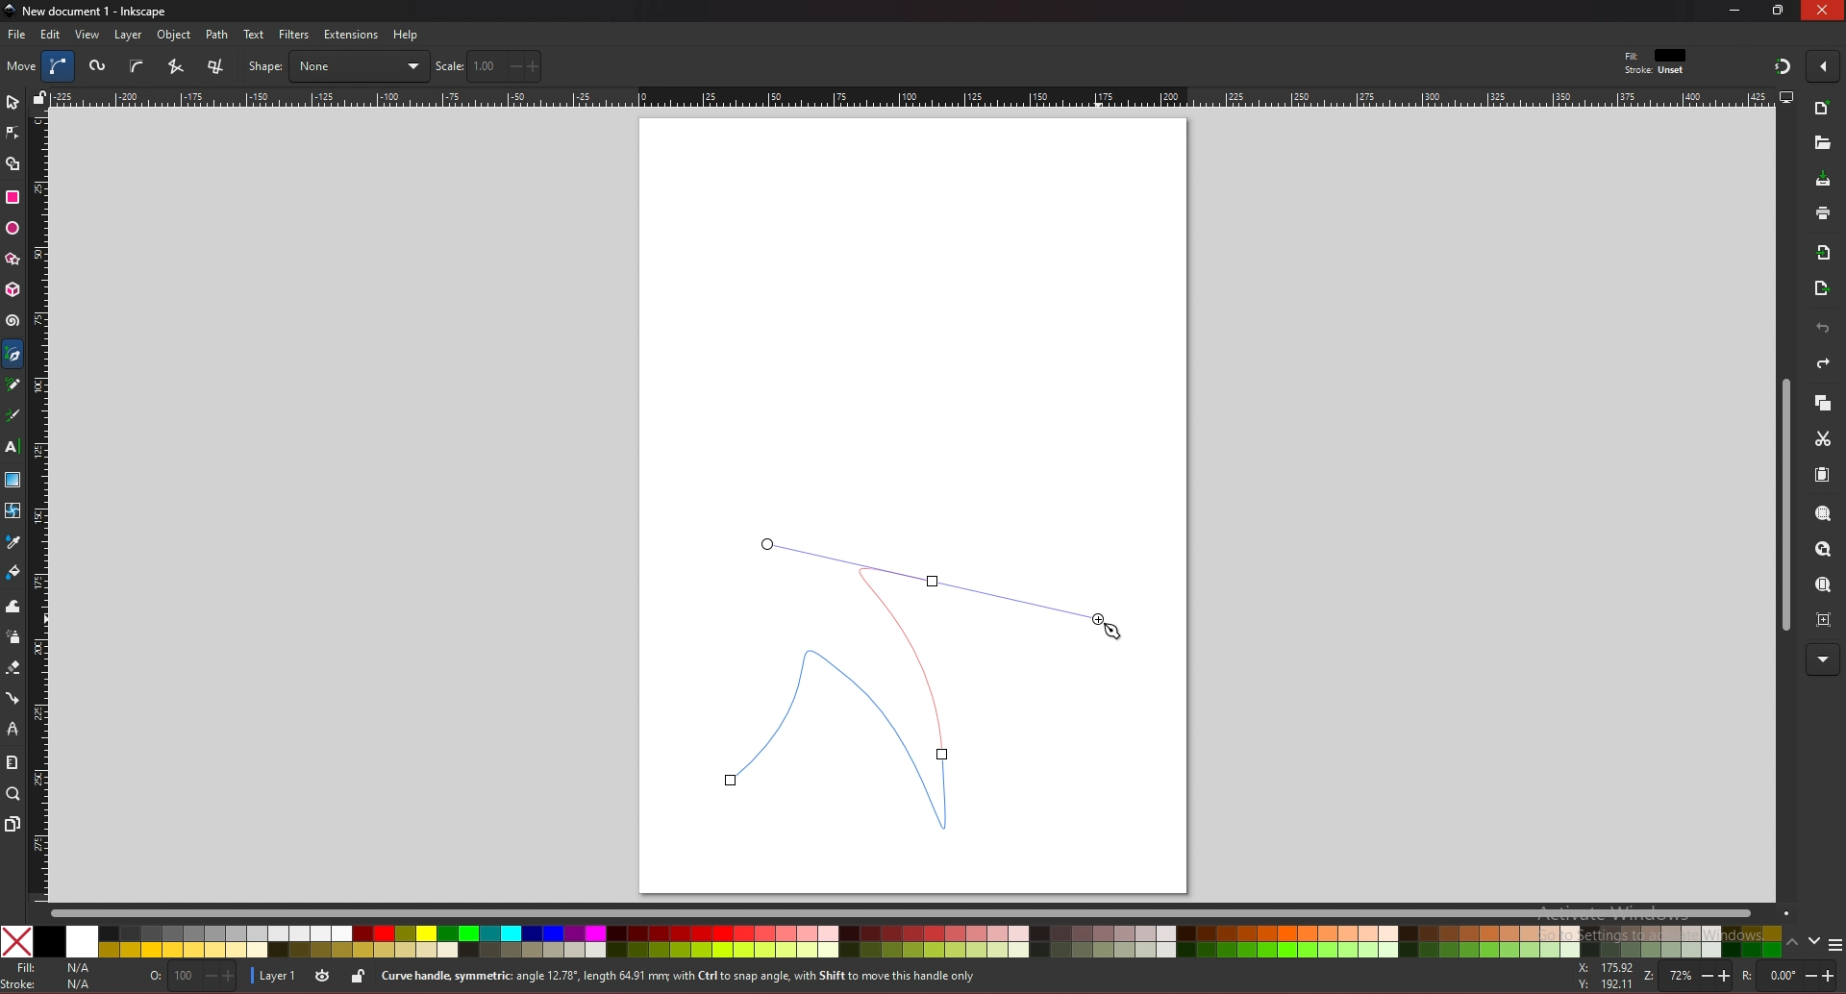 The width and height of the screenshot is (1846, 994). What do you see at coordinates (1823, 363) in the screenshot?
I see `redo` at bounding box center [1823, 363].